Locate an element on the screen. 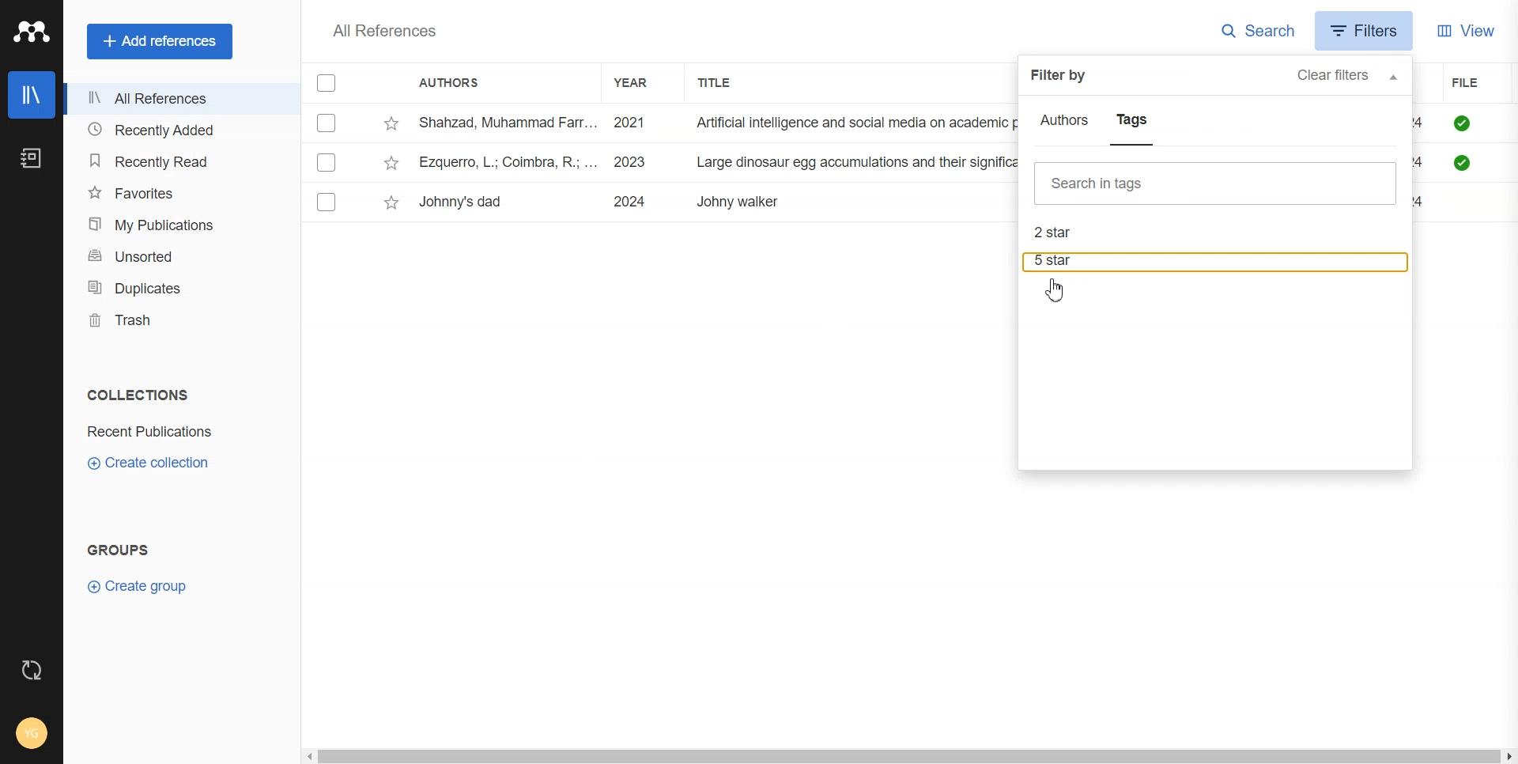 The image size is (1518, 764). 5 Star is located at coordinates (1217, 263).